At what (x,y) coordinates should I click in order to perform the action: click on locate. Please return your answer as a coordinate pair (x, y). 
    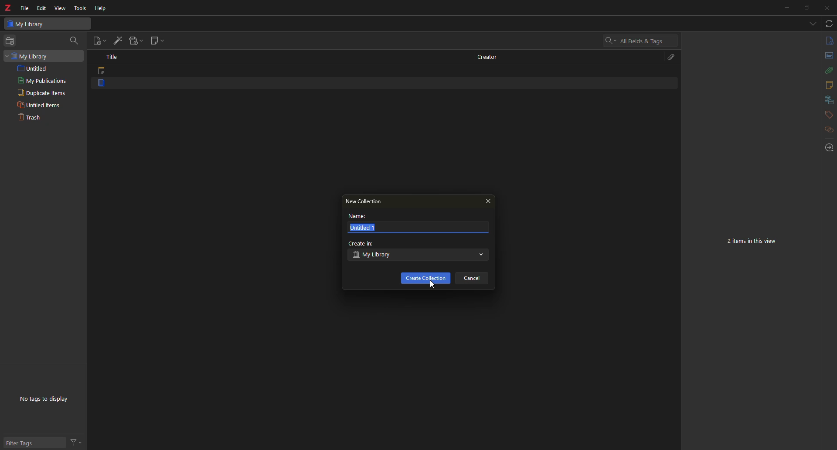
    Looking at the image, I should click on (827, 147).